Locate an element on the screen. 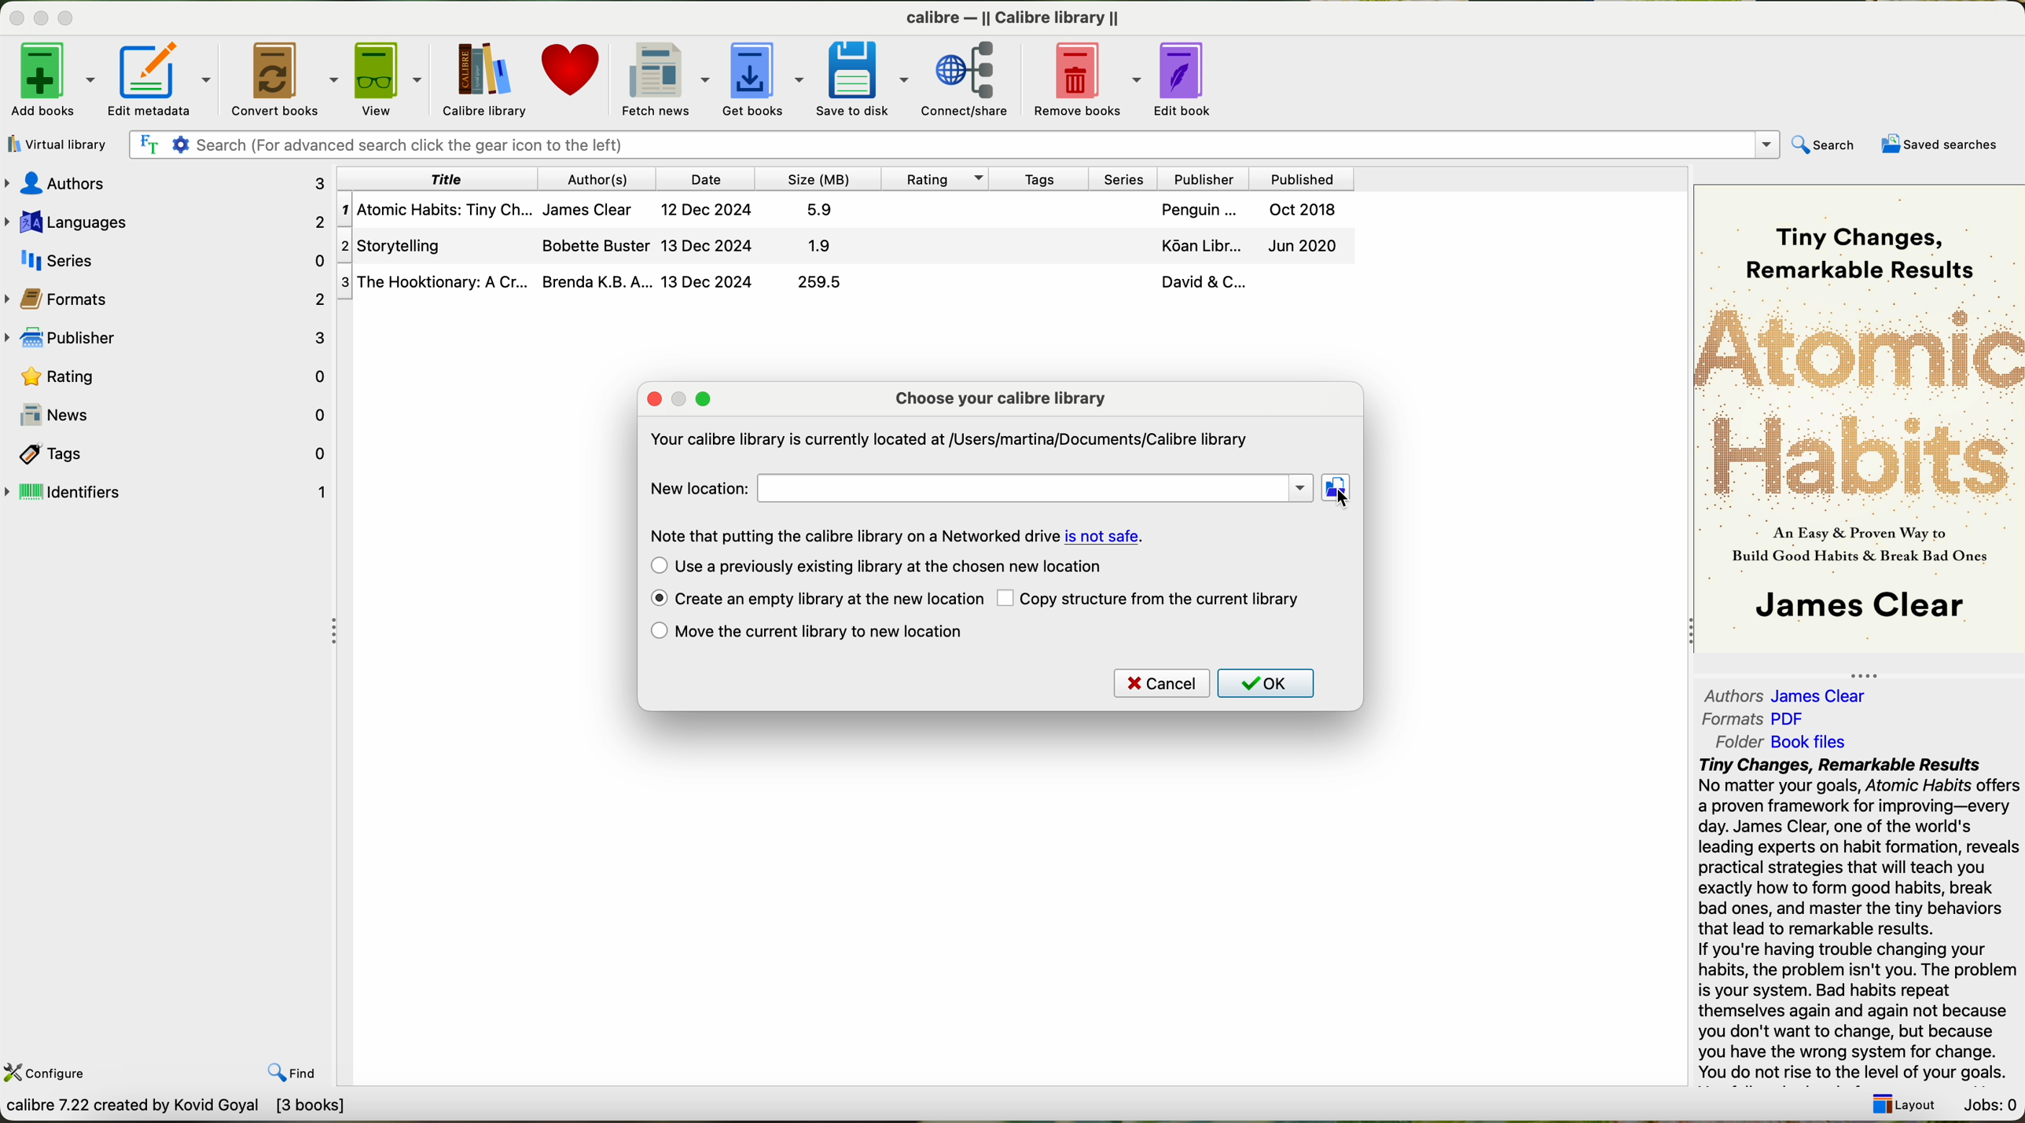 This screenshot has height=1123, width=2025. New location path is located at coordinates (1038, 488).